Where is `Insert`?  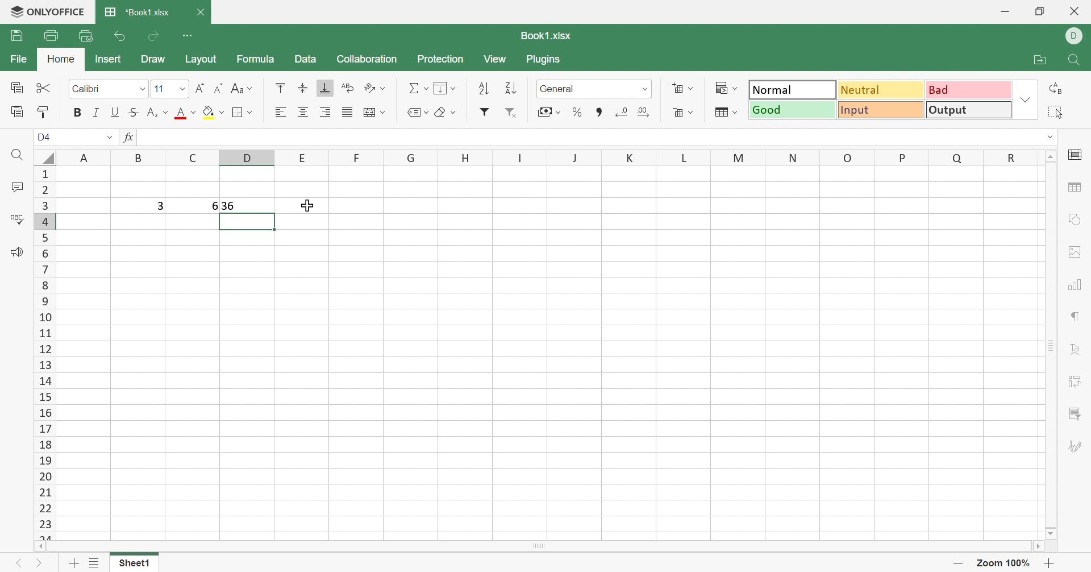
Insert is located at coordinates (111, 59).